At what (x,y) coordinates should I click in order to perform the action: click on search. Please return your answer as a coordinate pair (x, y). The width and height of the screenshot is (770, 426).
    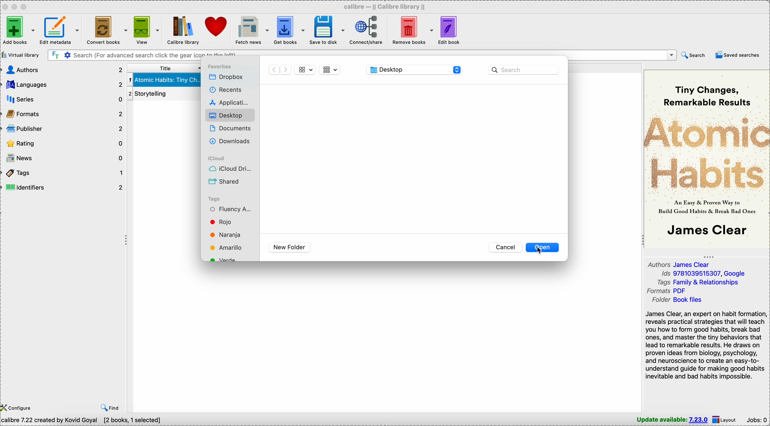
    Looking at the image, I should click on (693, 55).